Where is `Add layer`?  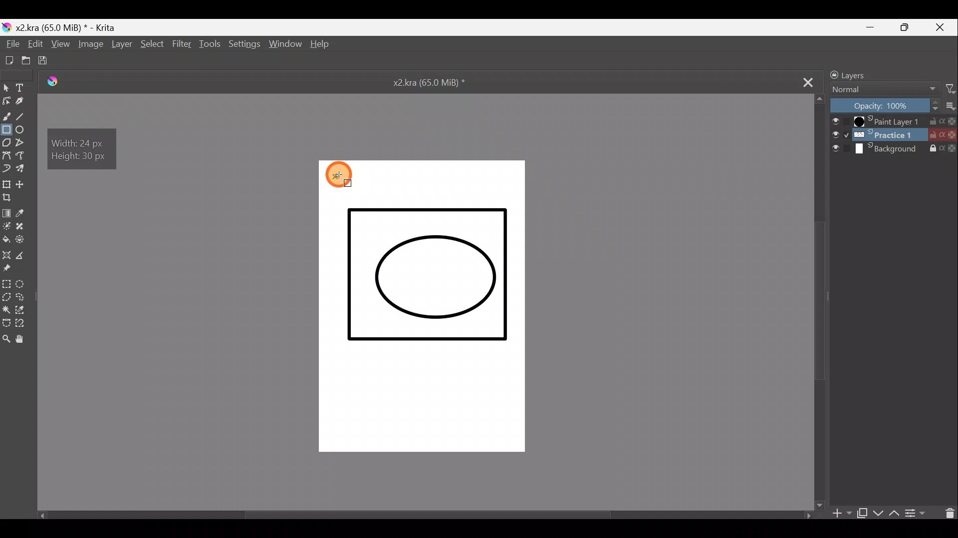 Add layer is located at coordinates (840, 516).